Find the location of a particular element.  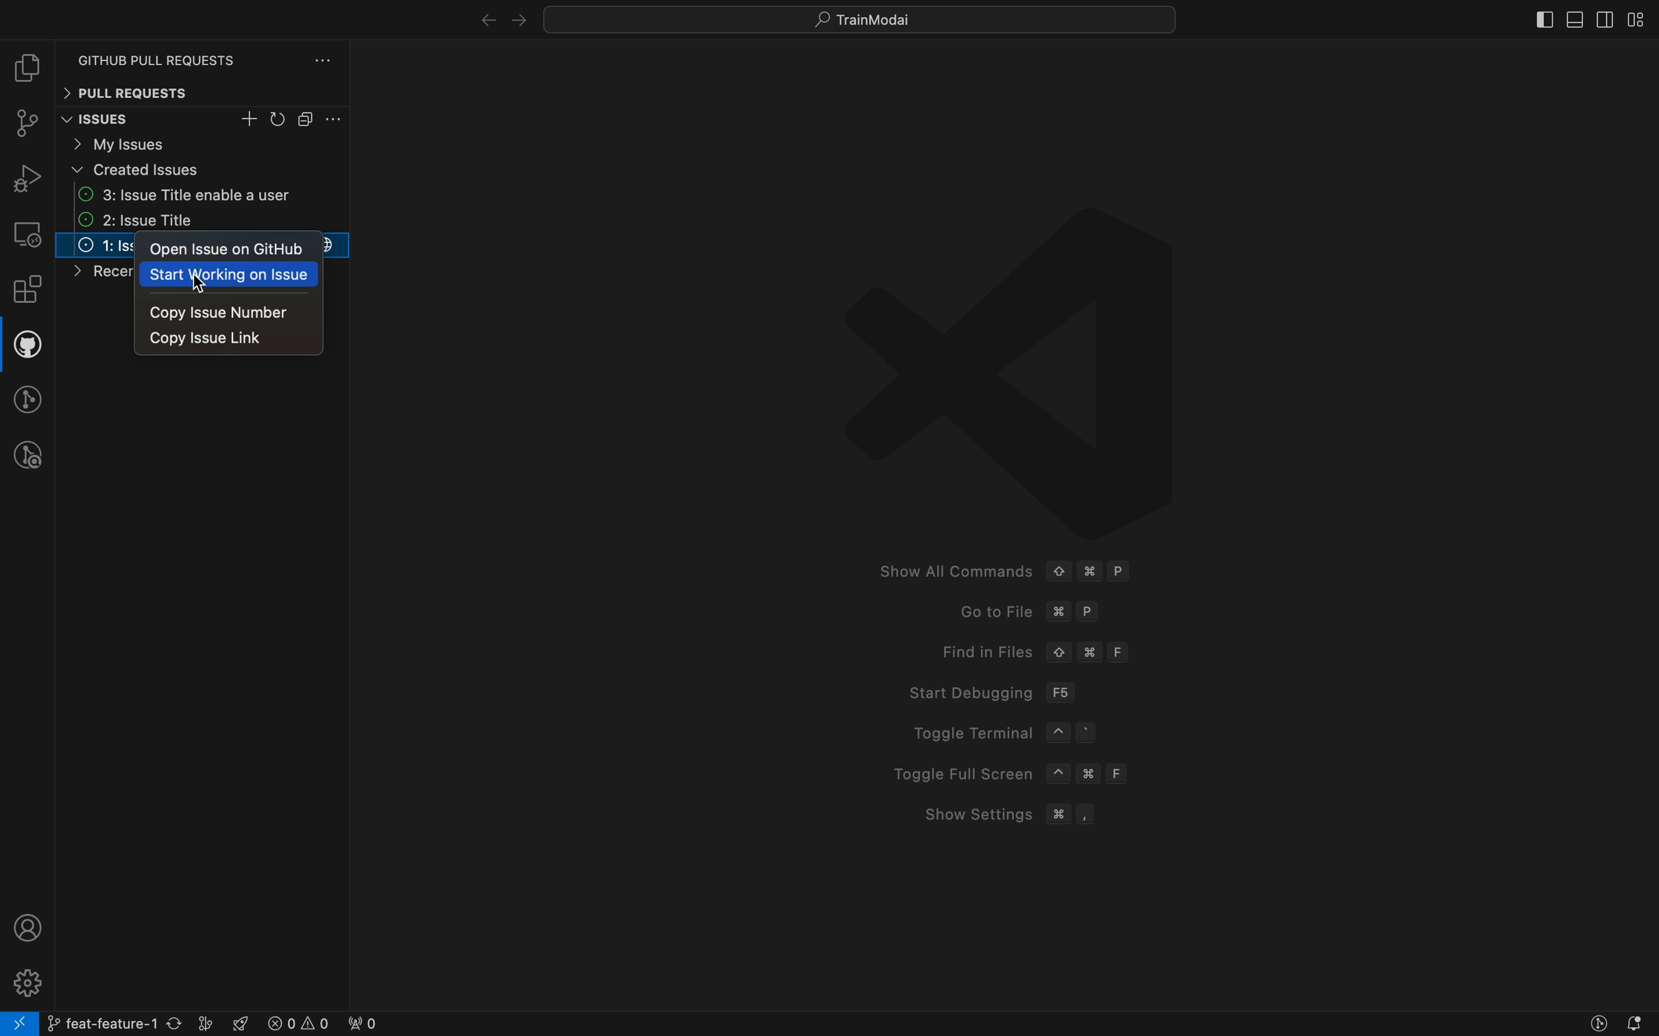

settings is located at coordinates (25, 981).